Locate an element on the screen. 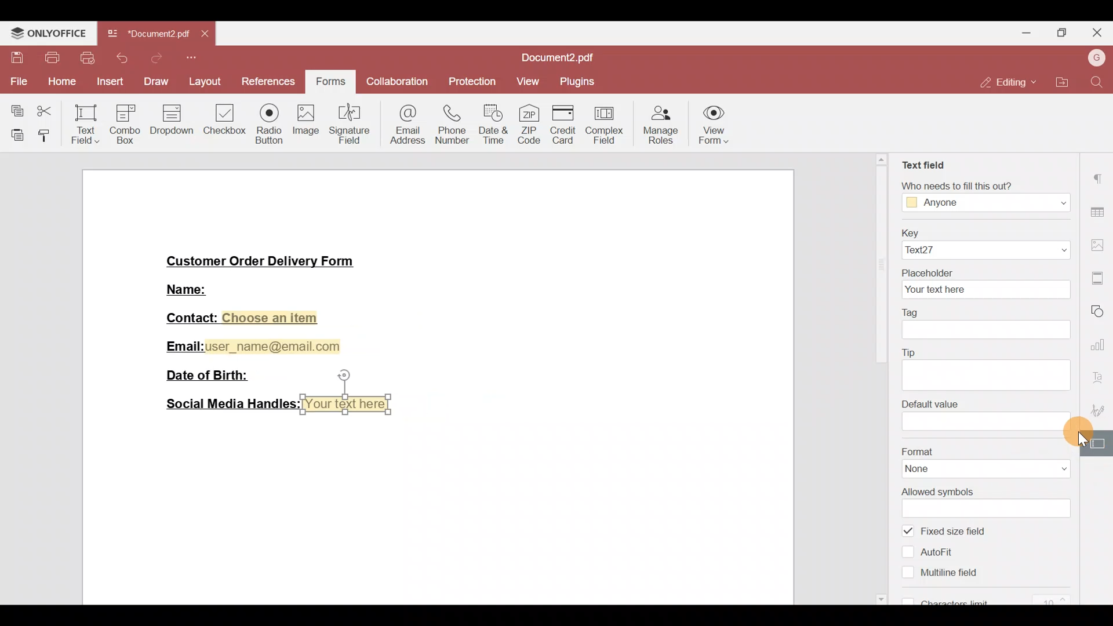  Name: is located at coordinates (201, 288).